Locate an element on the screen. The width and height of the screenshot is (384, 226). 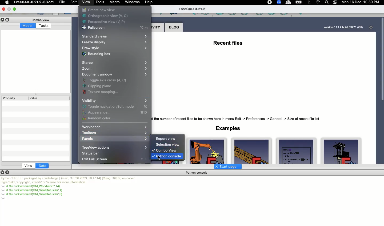
Workbench is located at coordinates (115, 127).